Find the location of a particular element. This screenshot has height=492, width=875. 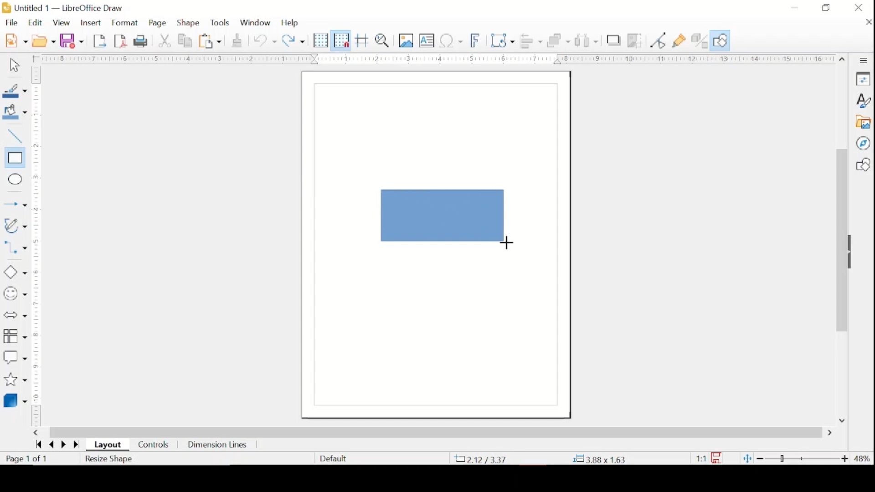

clone formatting is located at coordinates (238, 39).